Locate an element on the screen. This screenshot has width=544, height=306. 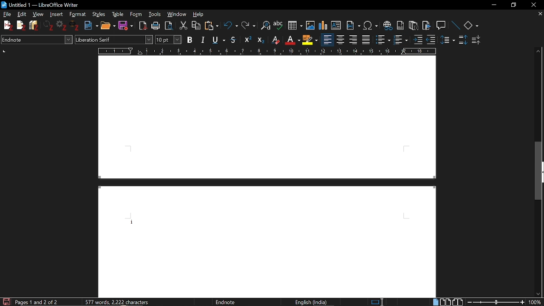
Font size is located at coordinates (168, 40).